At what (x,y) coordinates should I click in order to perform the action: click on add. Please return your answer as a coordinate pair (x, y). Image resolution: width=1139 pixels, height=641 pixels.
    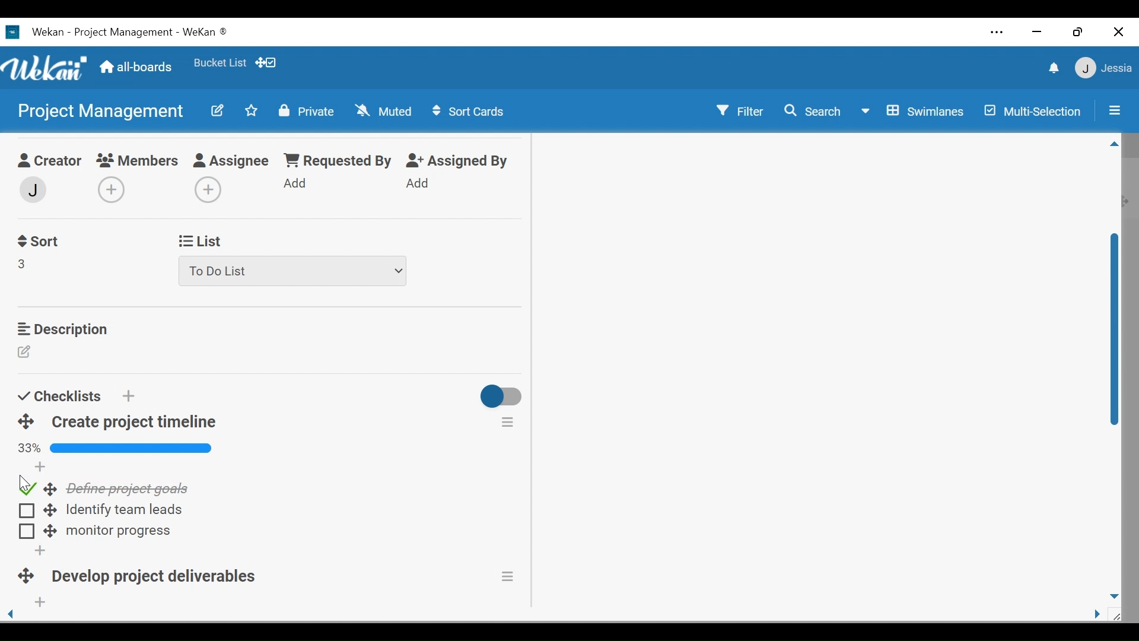
    Looking at the image, I should click on (65, 605).